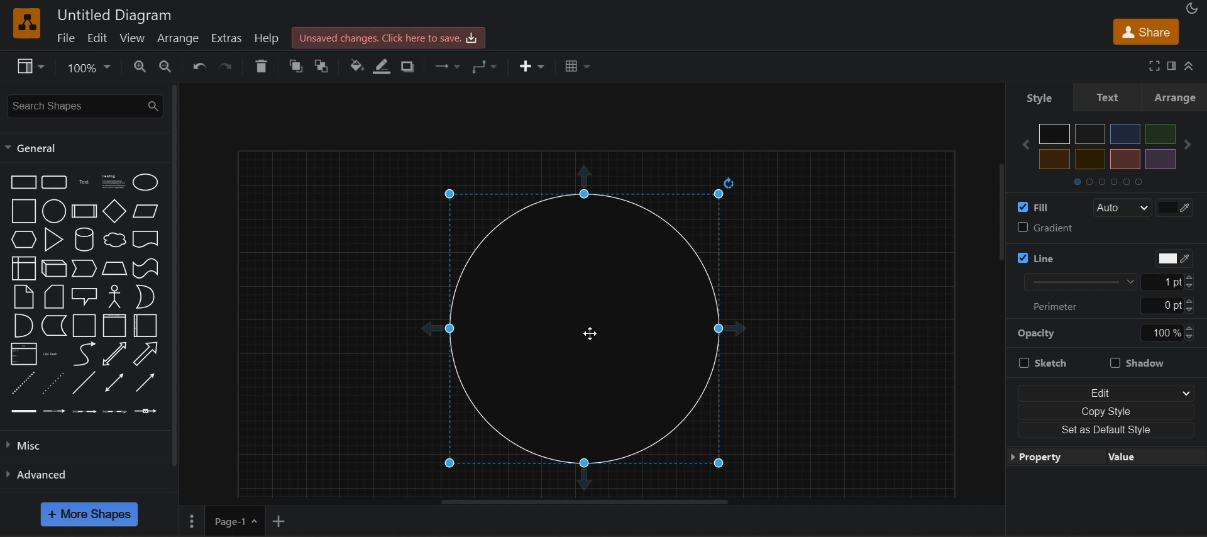 Image resolution: width=1207 pixels, height=537 pixels. What do you see at coordinates (31, 149) in the screenshot?
I see `general` at bounding box center [31, 149].